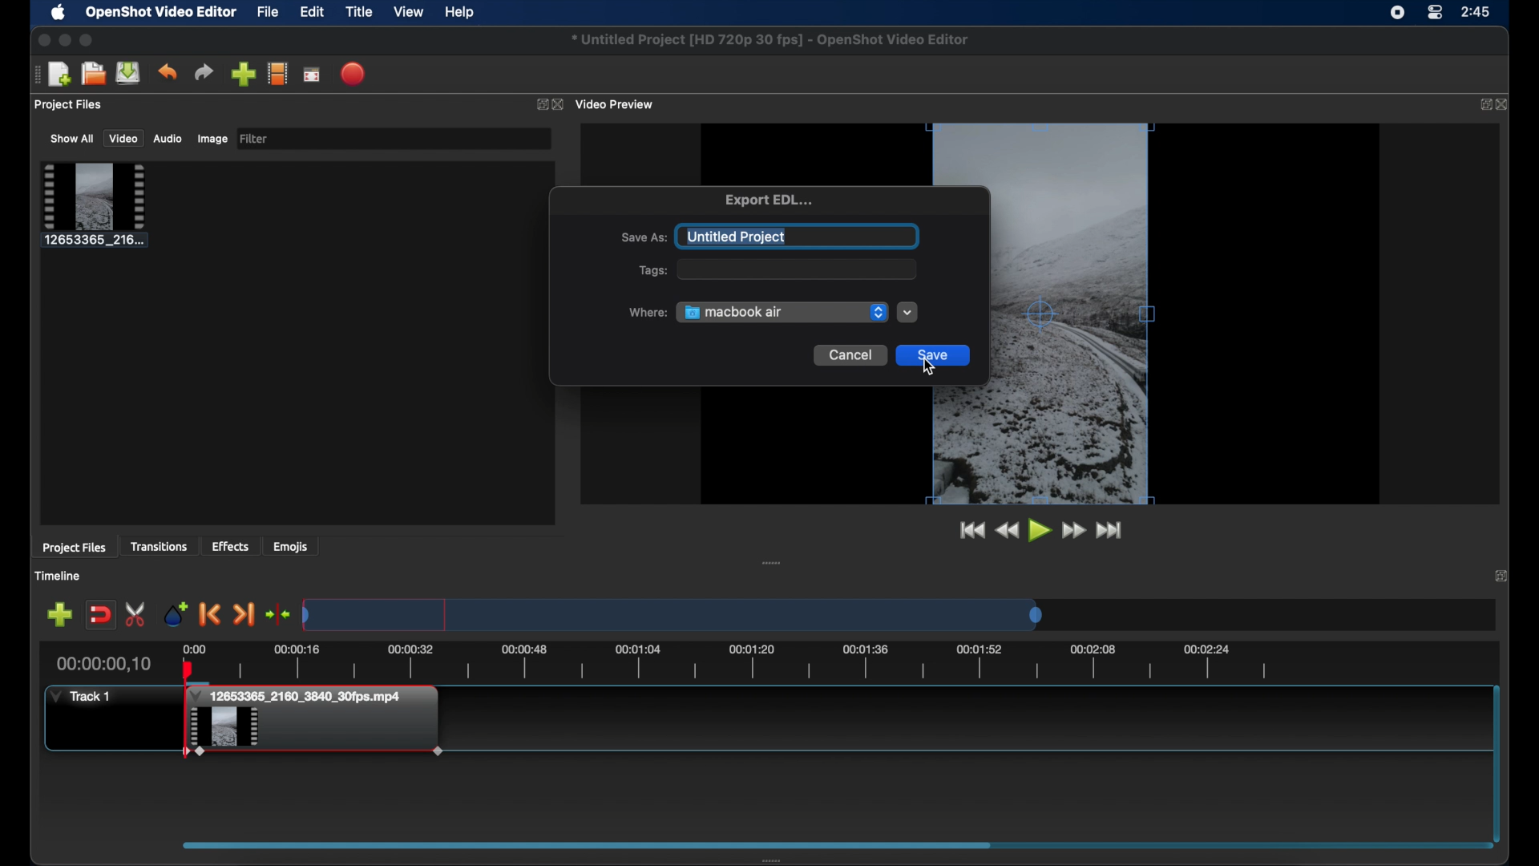  Describe the element at coordinates (312, 75) in the screenshot. I see `full screen` at that location.